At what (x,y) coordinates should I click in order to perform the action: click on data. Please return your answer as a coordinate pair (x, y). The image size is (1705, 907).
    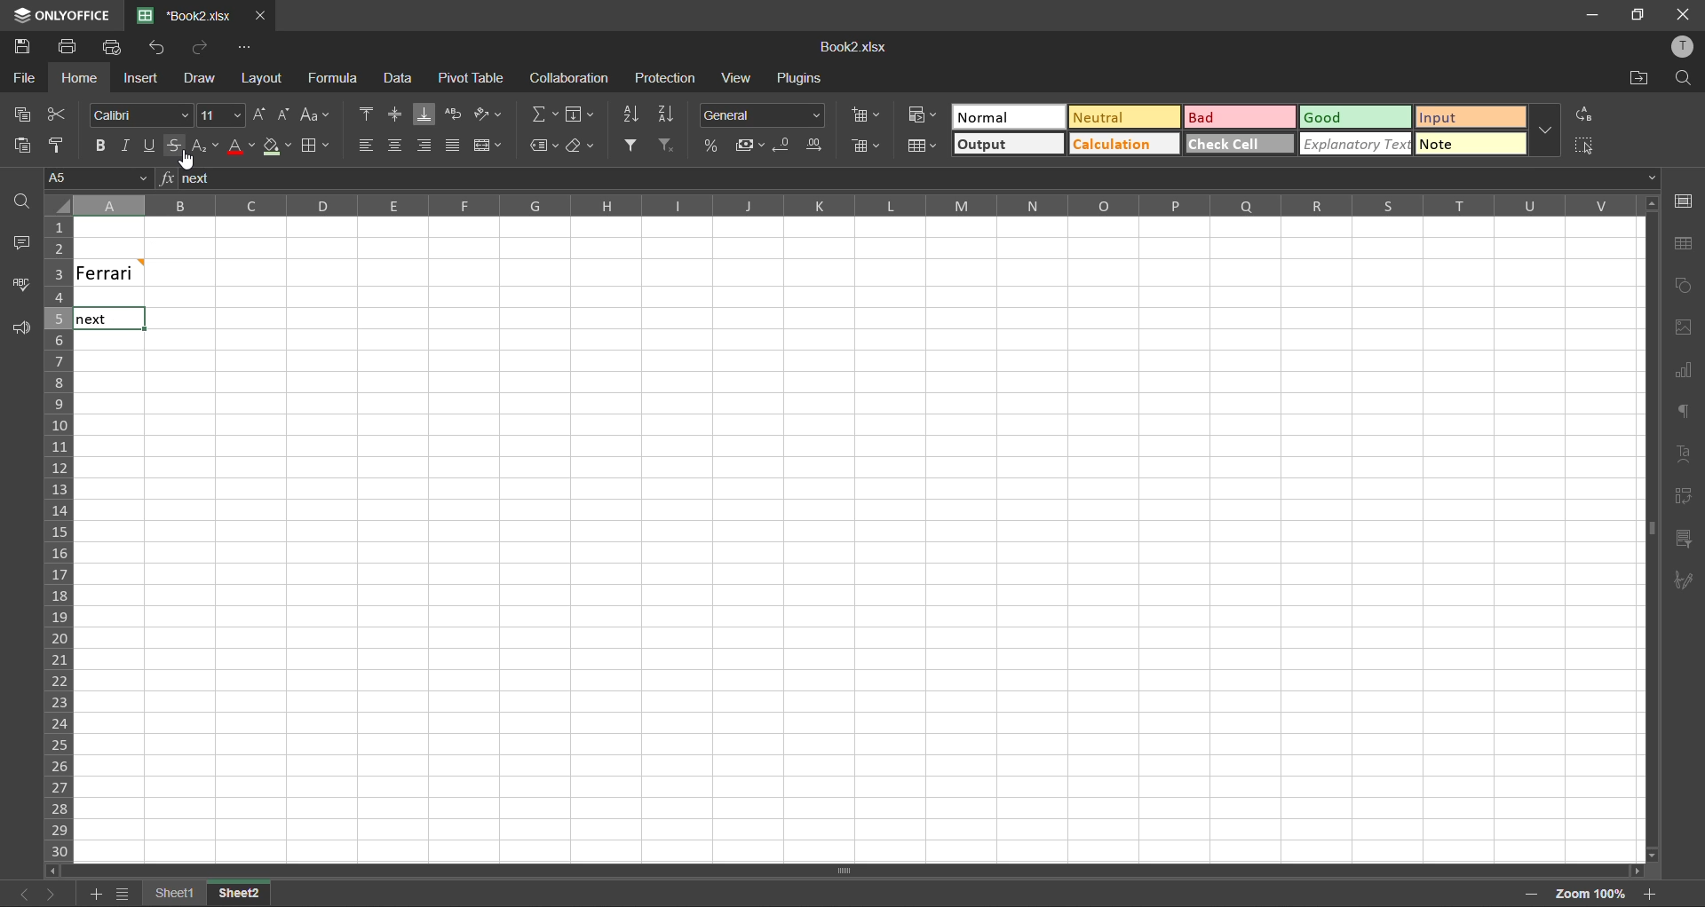
    Looking at the image, I should click on (397, 79).